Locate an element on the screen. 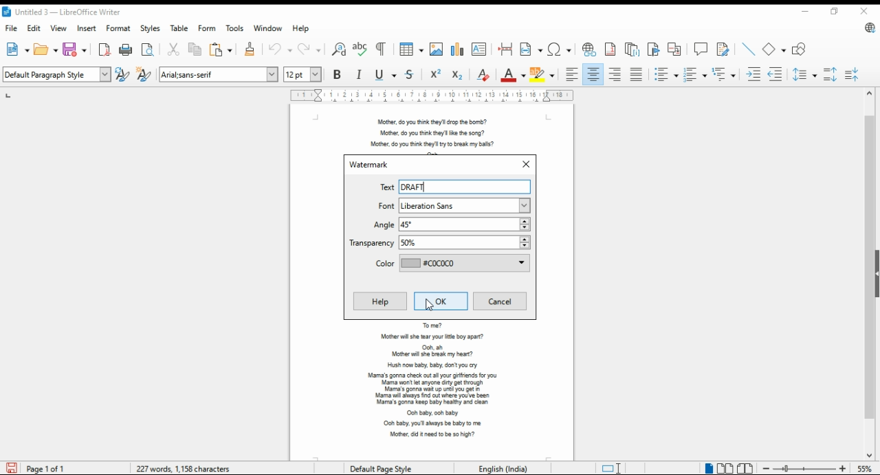  tools is located at coordinates (236, 28).